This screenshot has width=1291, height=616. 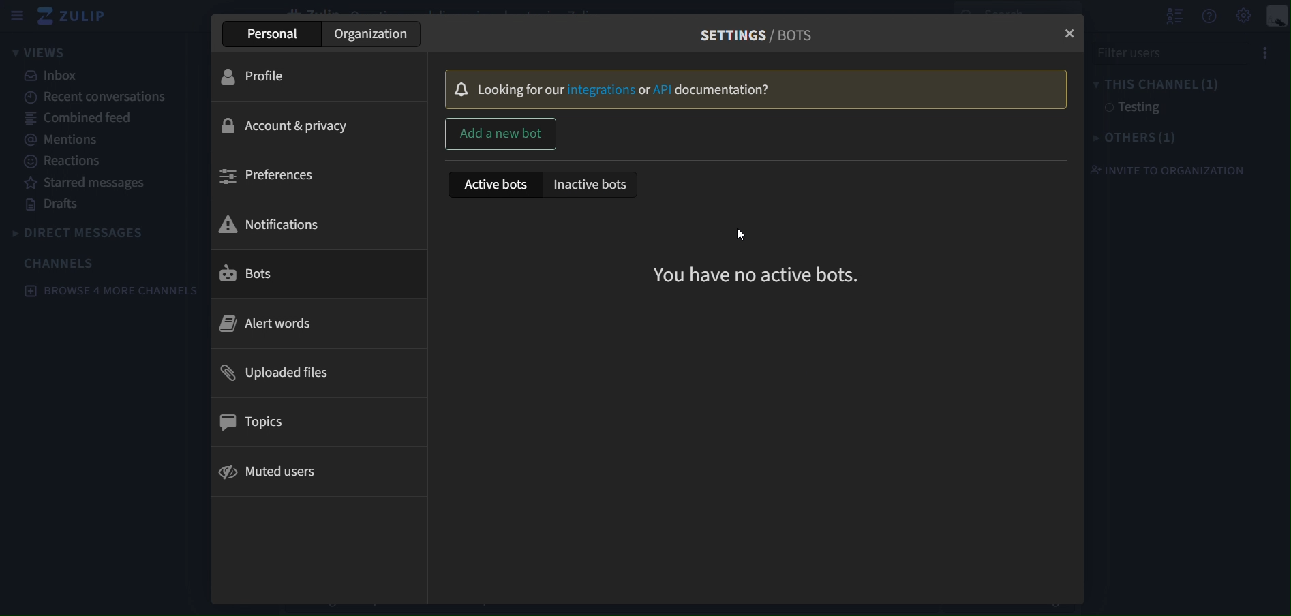 What do you see at coordinates (380, 34) in the screenshot?
I see `organisation` at bounding box center [380, 34].